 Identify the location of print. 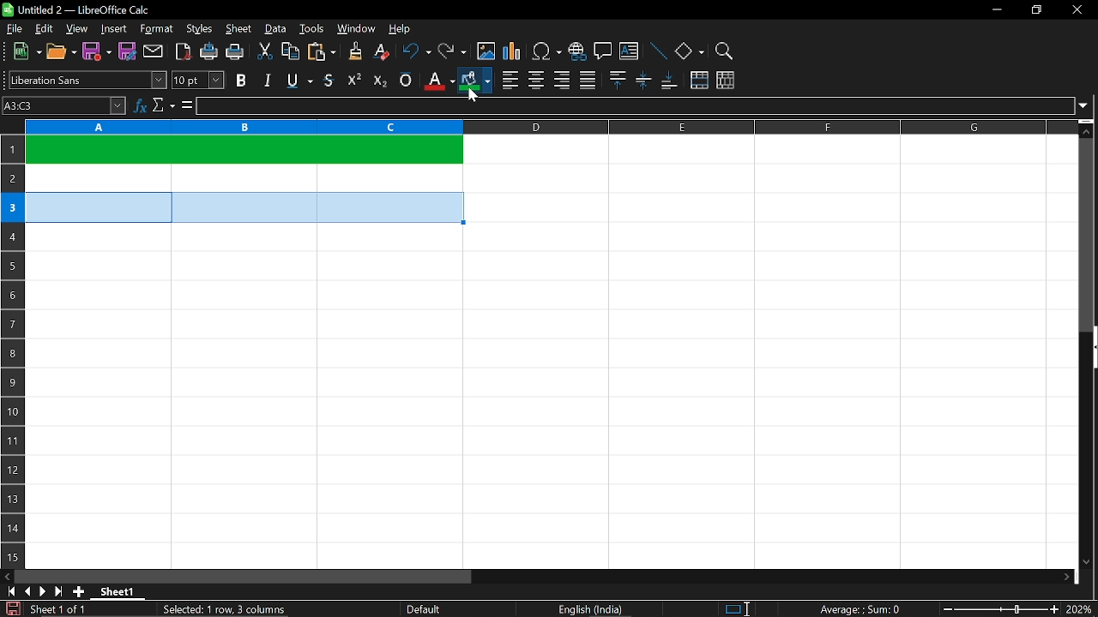
(236, 52).